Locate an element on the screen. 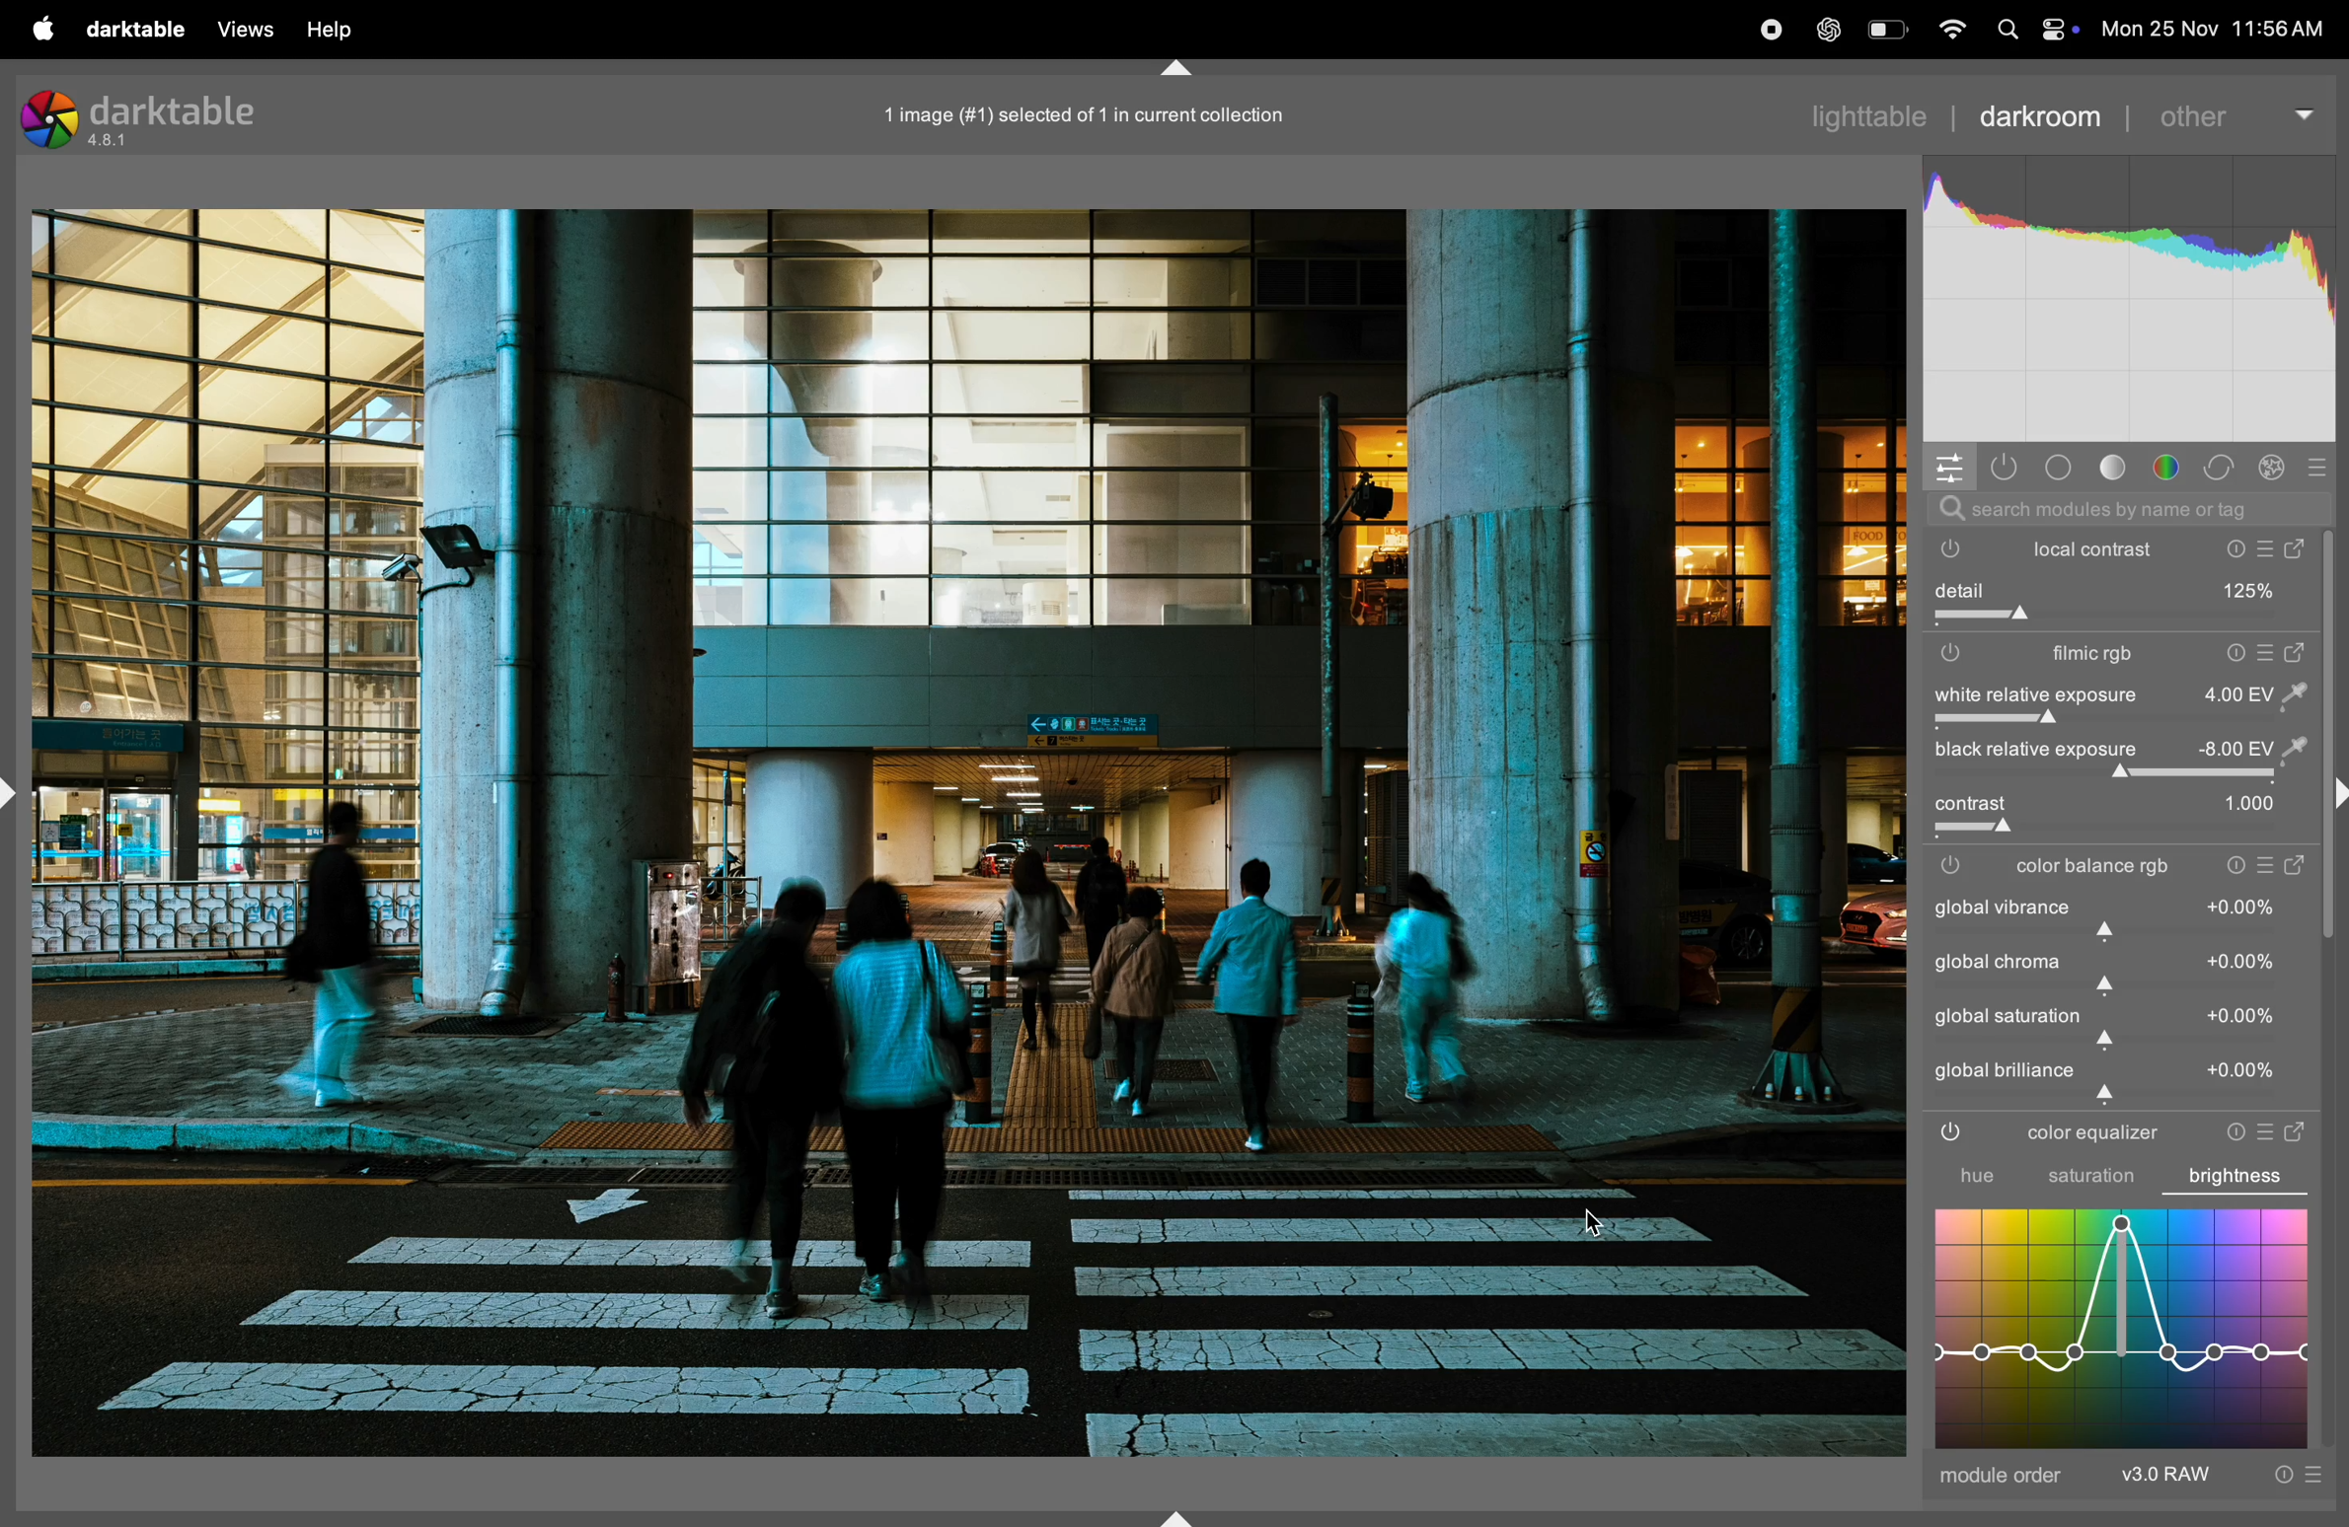  color equalizer is on is located at coordinates (1952, 1135).